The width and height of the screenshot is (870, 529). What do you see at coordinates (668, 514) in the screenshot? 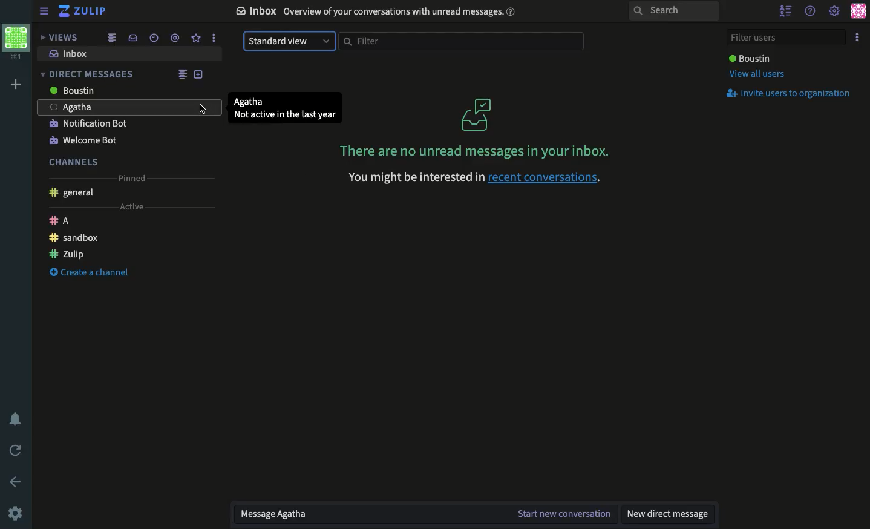
I see `New DM` at bounding box center [668, 514].